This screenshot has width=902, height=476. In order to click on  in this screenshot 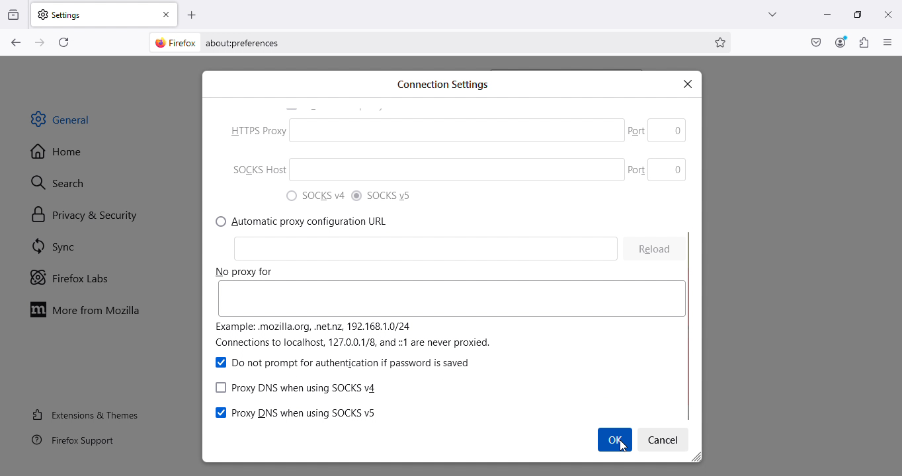, I will do `click(655, 130)`.